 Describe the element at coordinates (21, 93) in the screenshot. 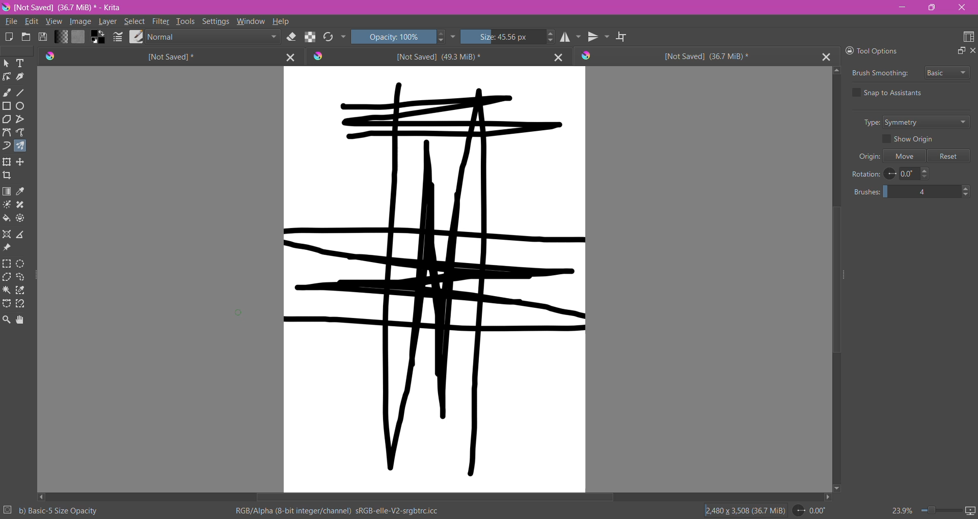

I see `Line Tool` at that location.